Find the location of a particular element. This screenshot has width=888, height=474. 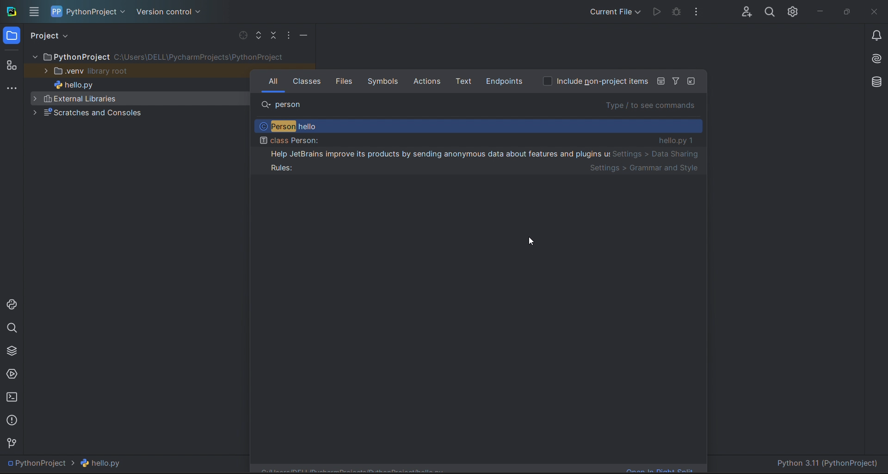

notifications is located at coordinates (877, 35).